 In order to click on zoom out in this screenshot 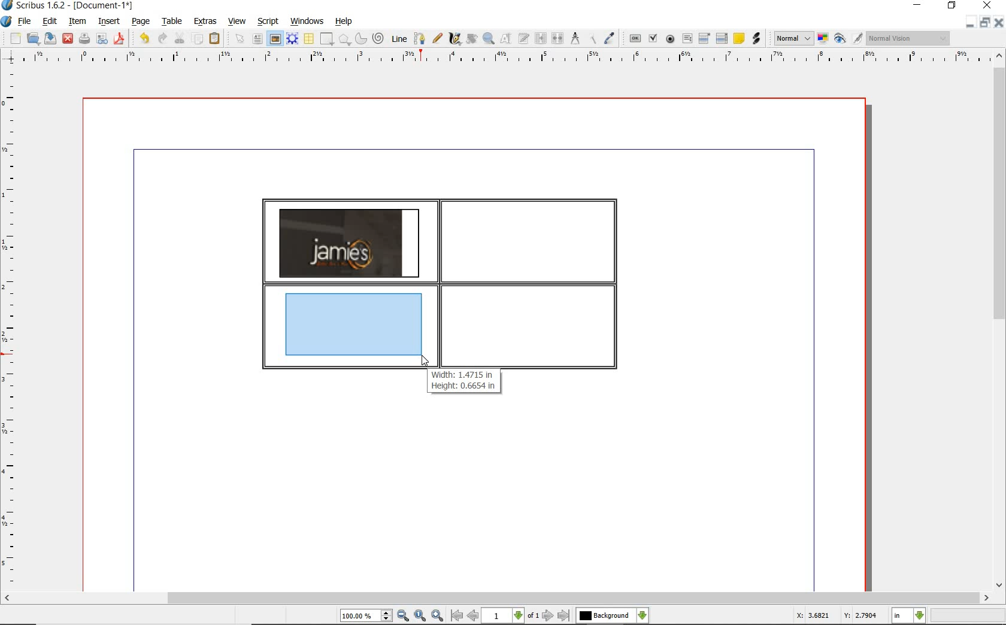, I will do `click(403, 616)`.